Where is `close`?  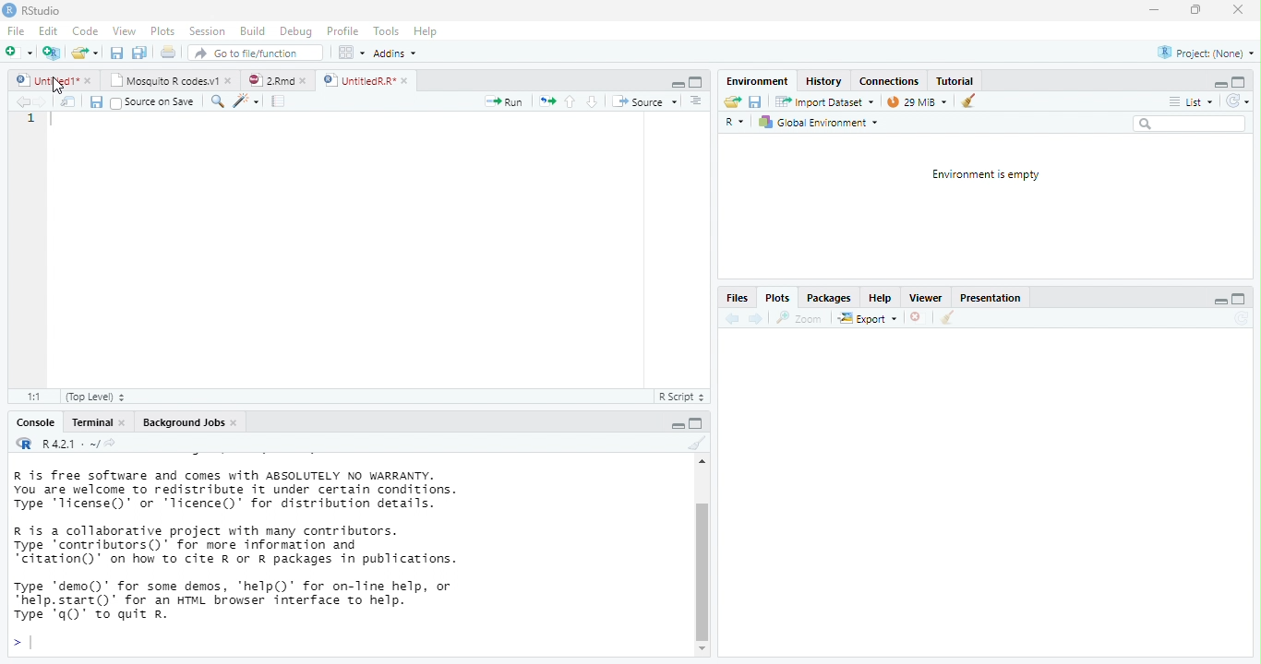 close is located at coordinates (90, 81).